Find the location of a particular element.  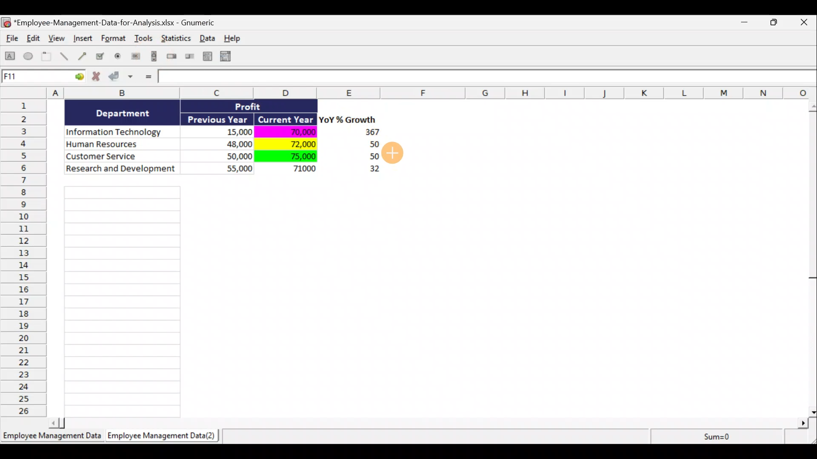

Insert is located at coordinates (83, 40).